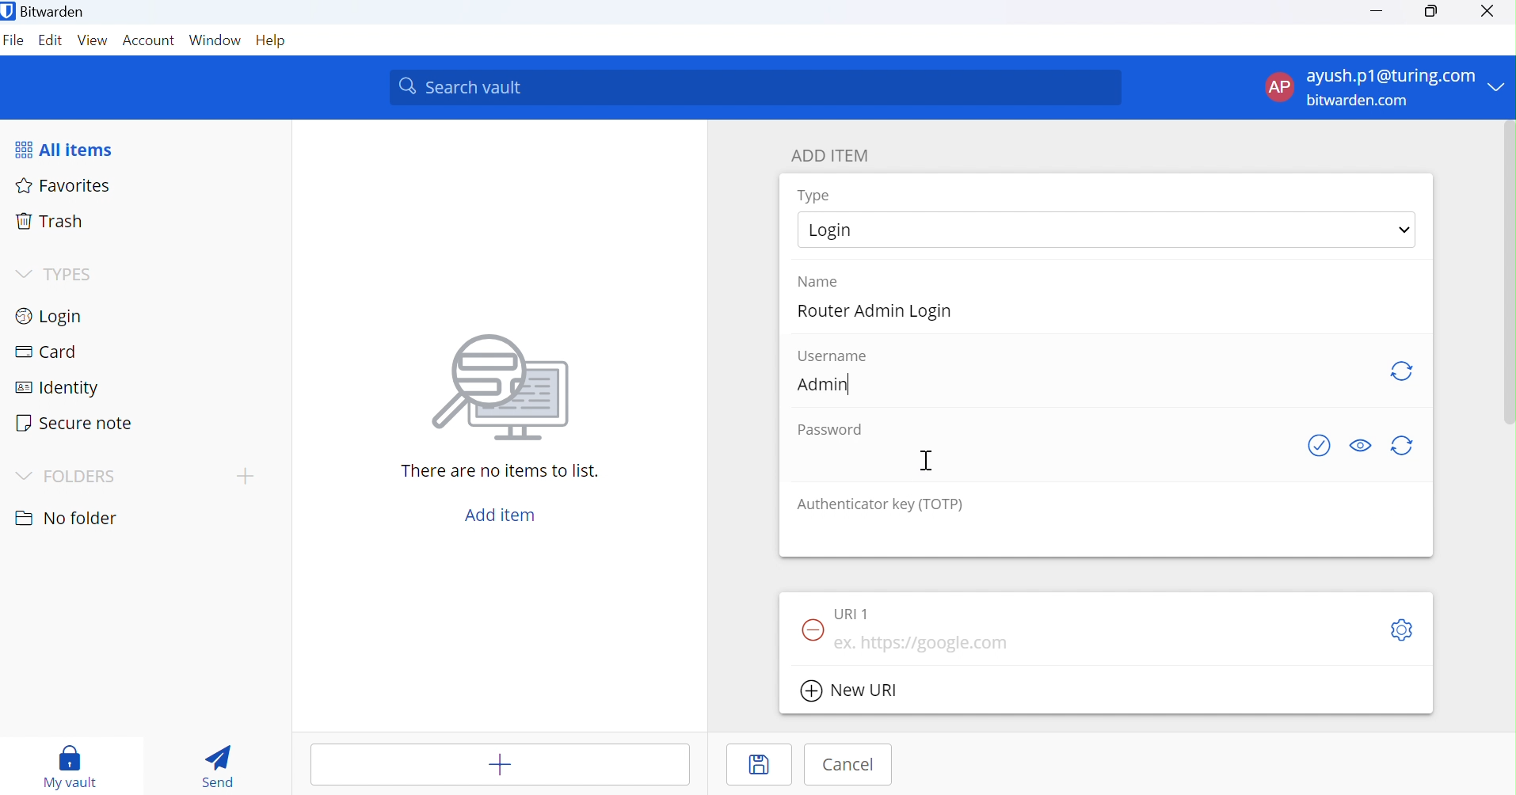  What do you see at coordinates (1107, 535) in the screenshot?
I see `add authenticator key (TOTP)` at bounding box center [1107, 535].